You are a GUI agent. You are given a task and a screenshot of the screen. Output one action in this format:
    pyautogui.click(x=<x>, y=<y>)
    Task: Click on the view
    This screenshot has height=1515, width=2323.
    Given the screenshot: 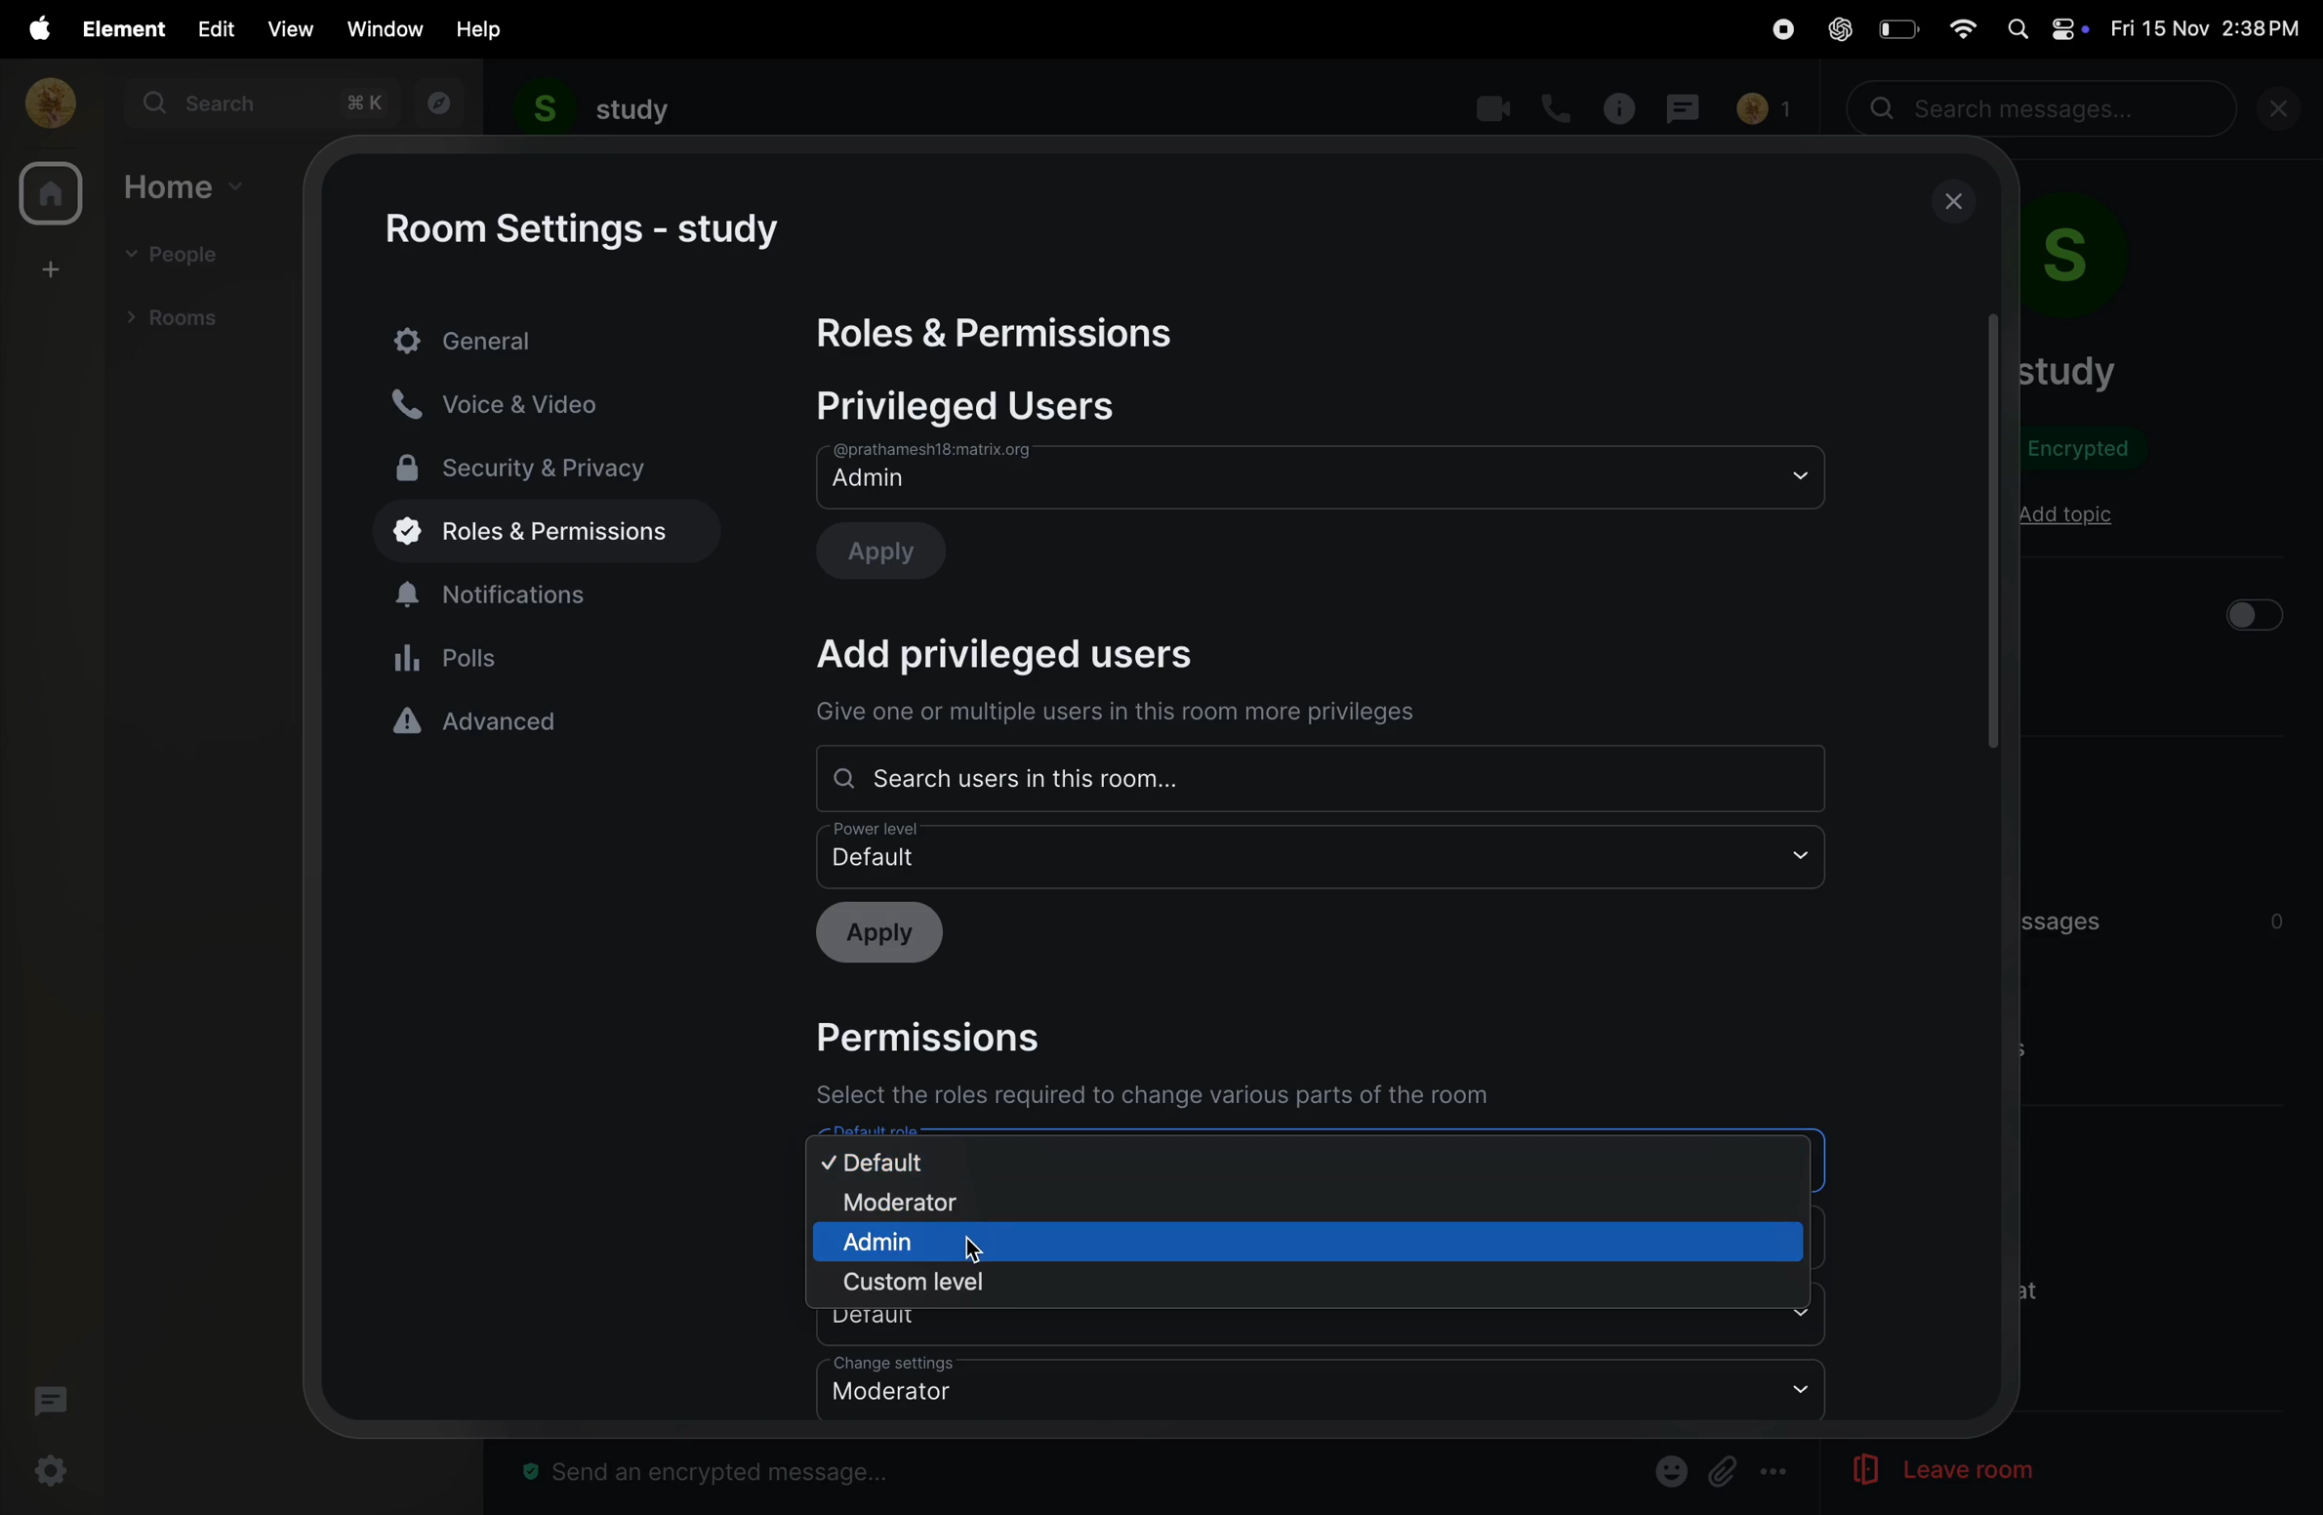 What is the action you would take?
    pyautogui.click(x=288, y=29)
    